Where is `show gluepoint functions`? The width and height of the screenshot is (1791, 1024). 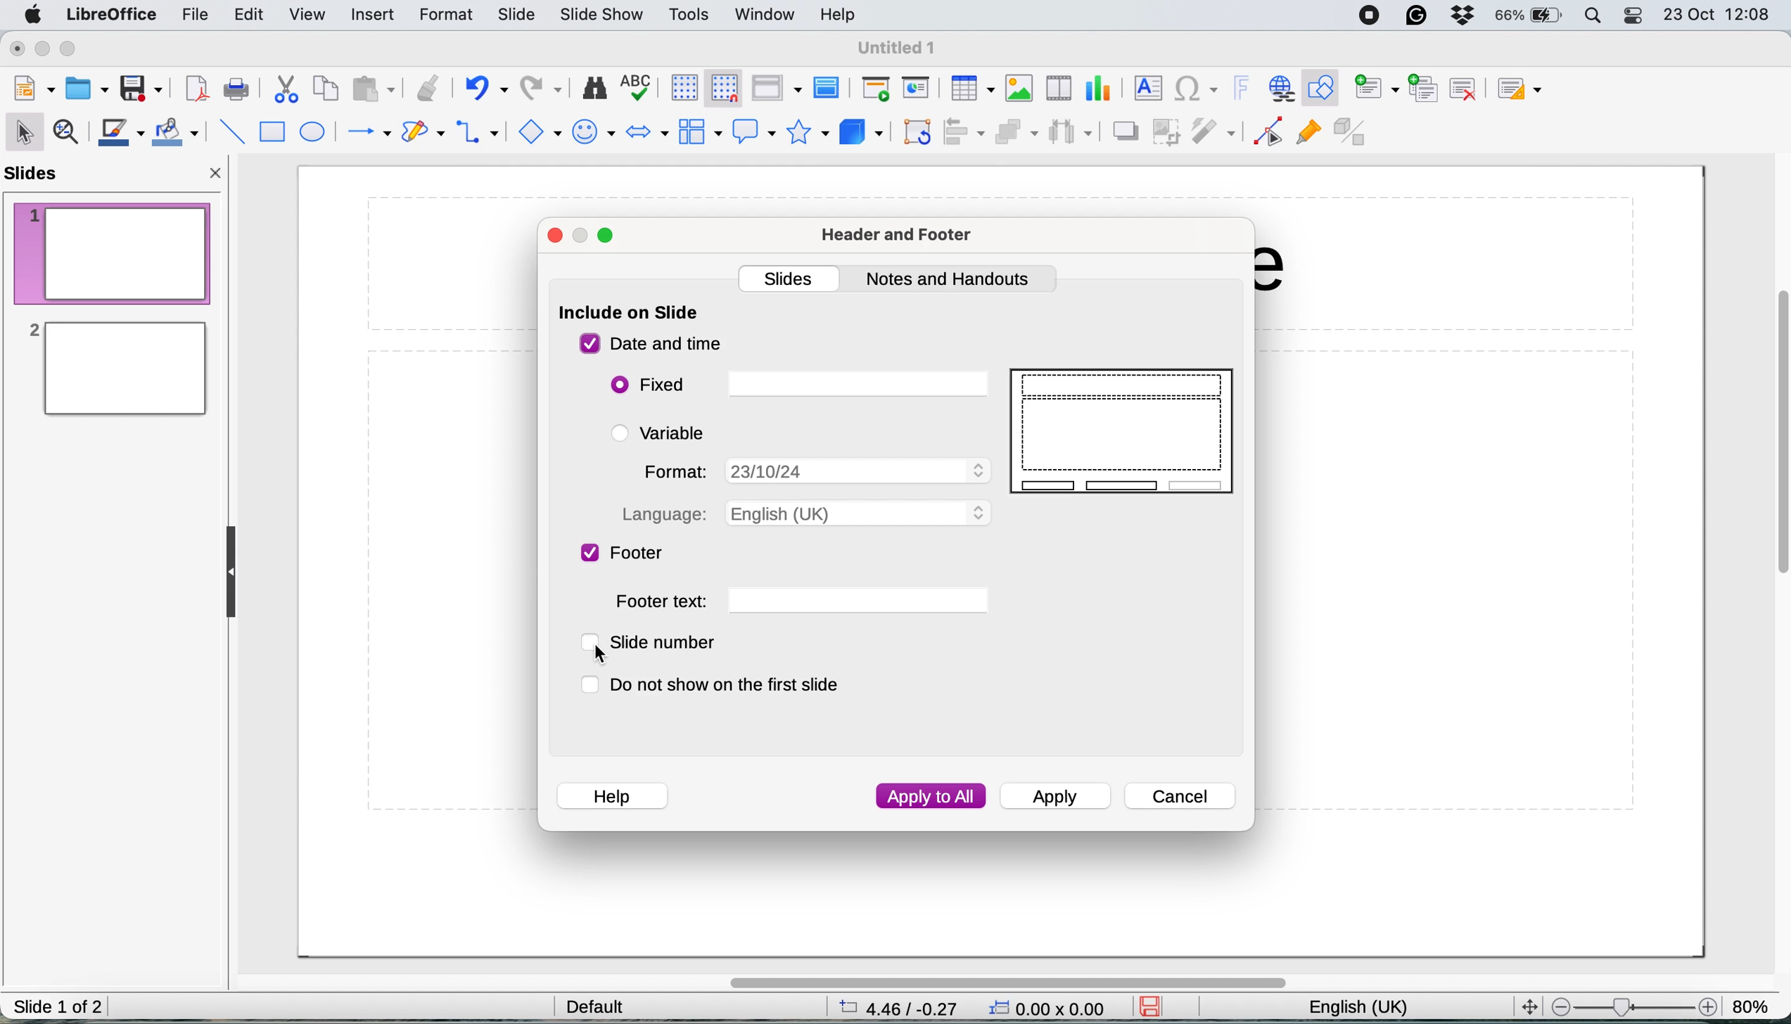 show gluepoint functions is located at coordinates (1308, 136).